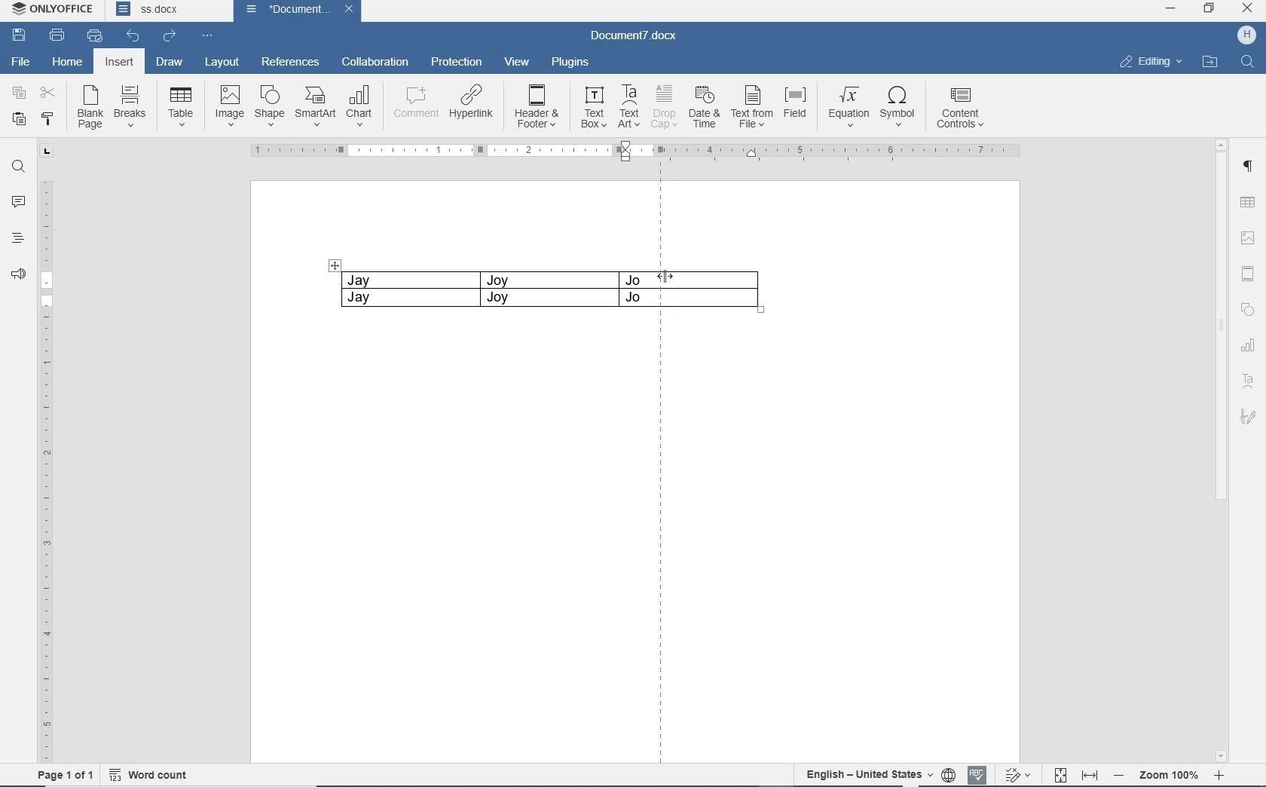  What do you see at coordinates (17, 240) in the screenshot?
I see `HEADINGS` at bounding box center [17, 240].